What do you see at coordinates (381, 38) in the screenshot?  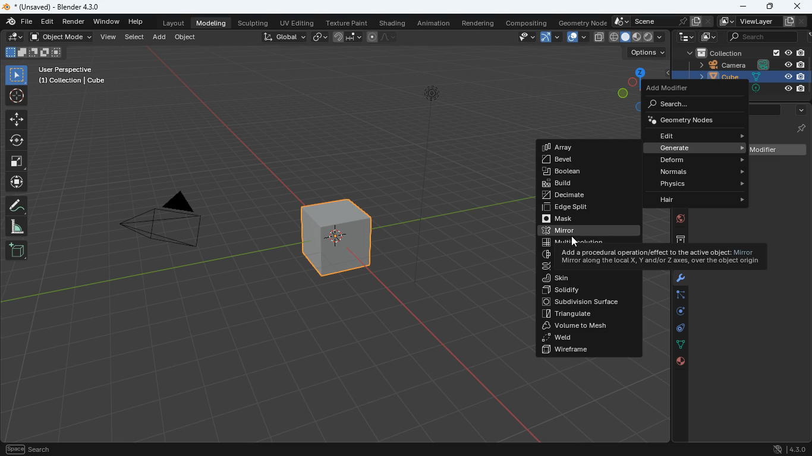 I see `line` at bounding box center [381, 38].